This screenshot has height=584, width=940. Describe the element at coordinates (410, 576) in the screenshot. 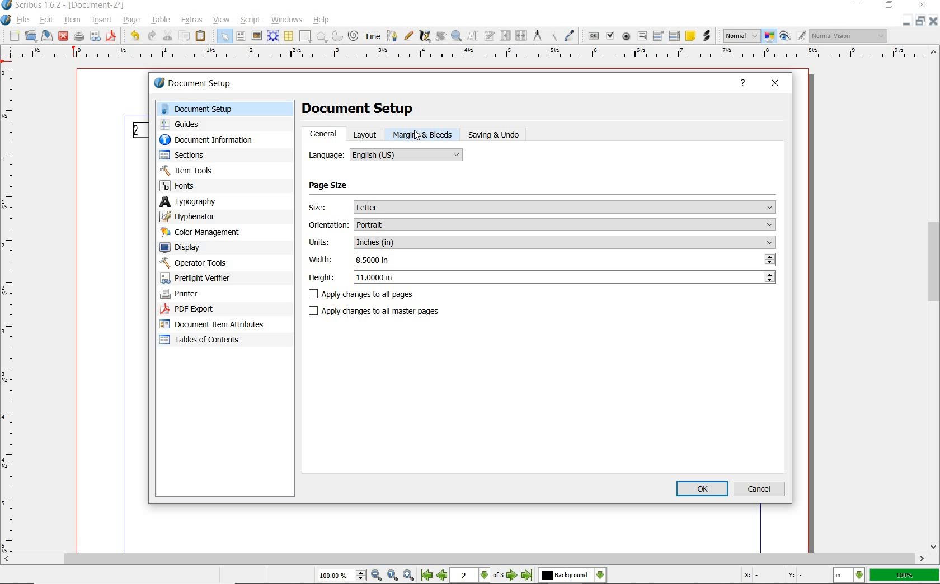

I see `Zoom In` at that location.